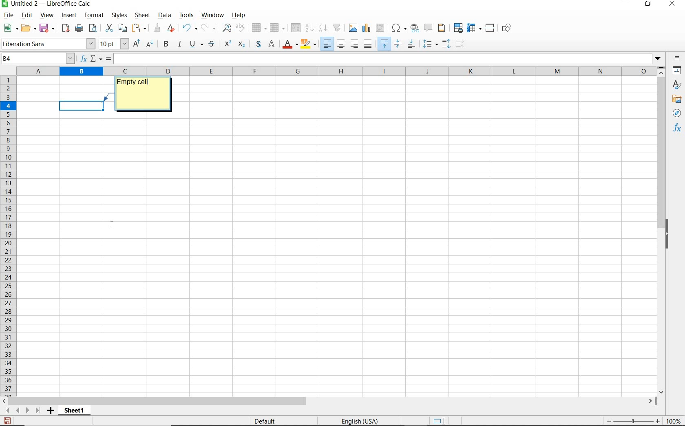 The width and height of the screenshot is (685, 426). Describe the element at coordinates (110, 27) in the screenshot. I see `cut` at that location.